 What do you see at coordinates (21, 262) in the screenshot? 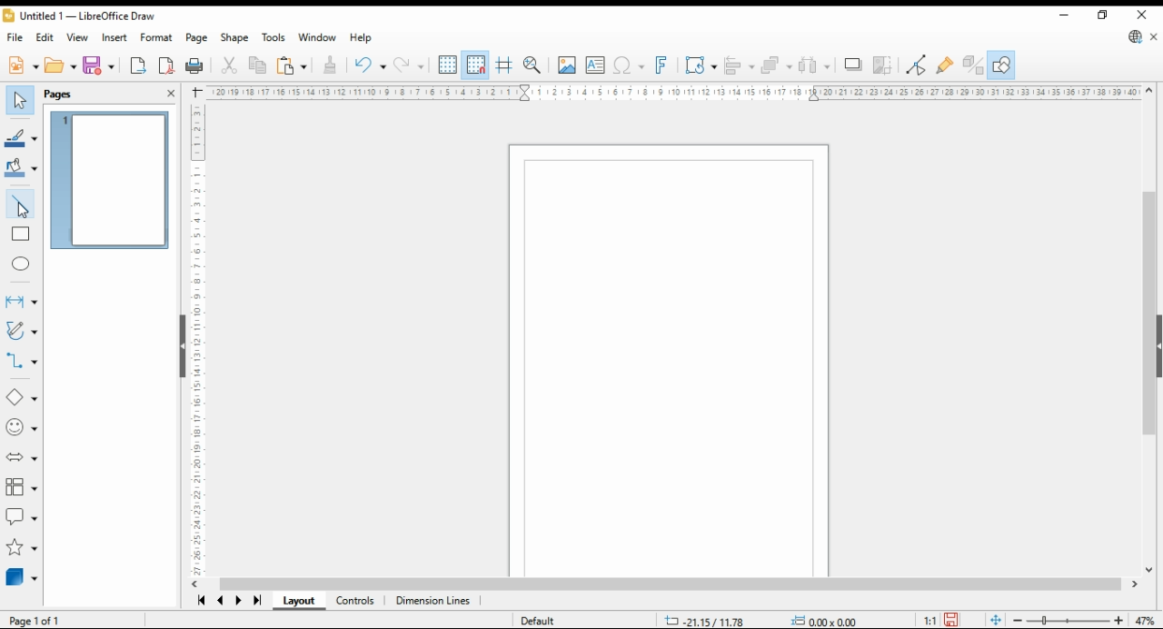
I see `ellipse` at bounding box center [21, 262].